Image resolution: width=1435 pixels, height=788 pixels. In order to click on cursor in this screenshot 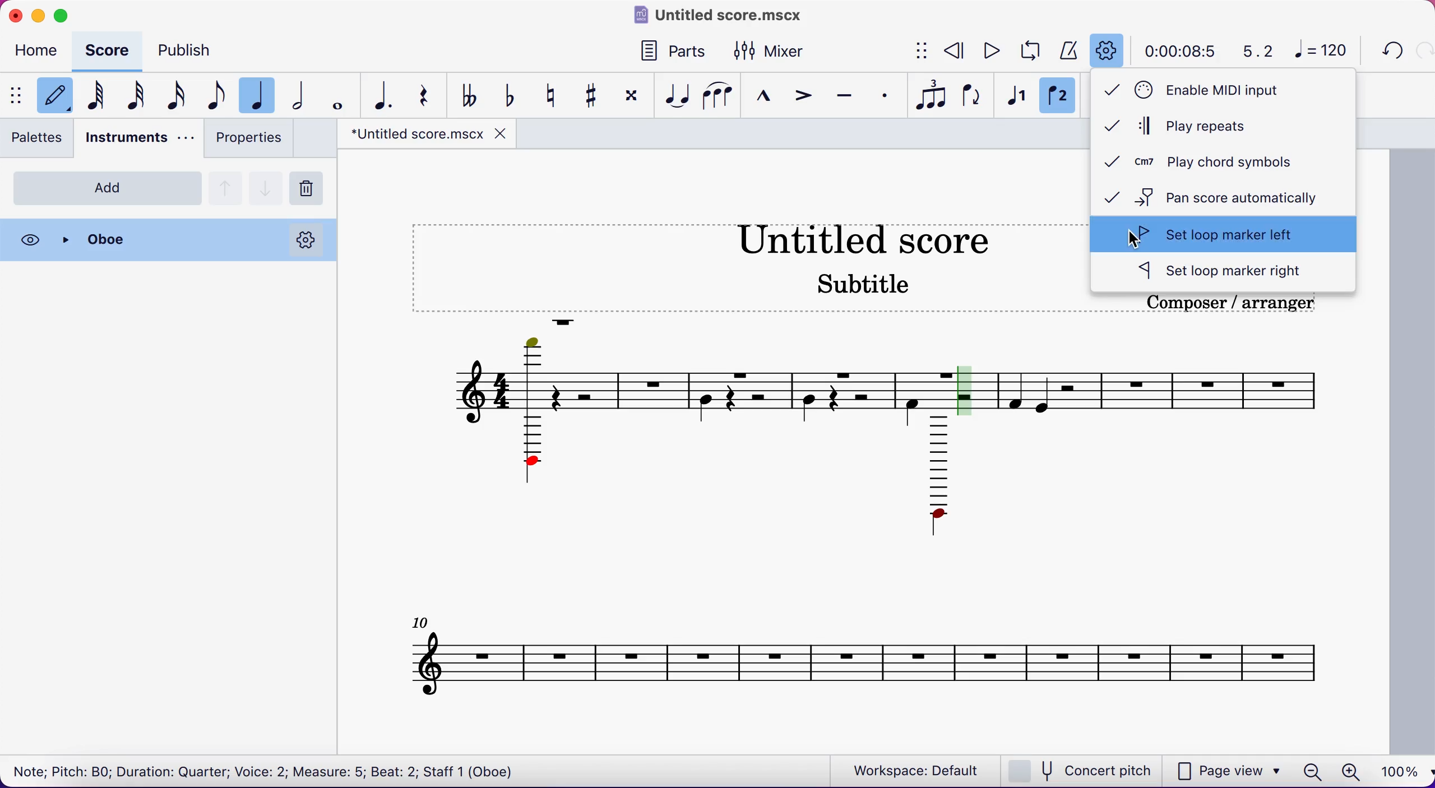, I will do `click(1134, 240)`.